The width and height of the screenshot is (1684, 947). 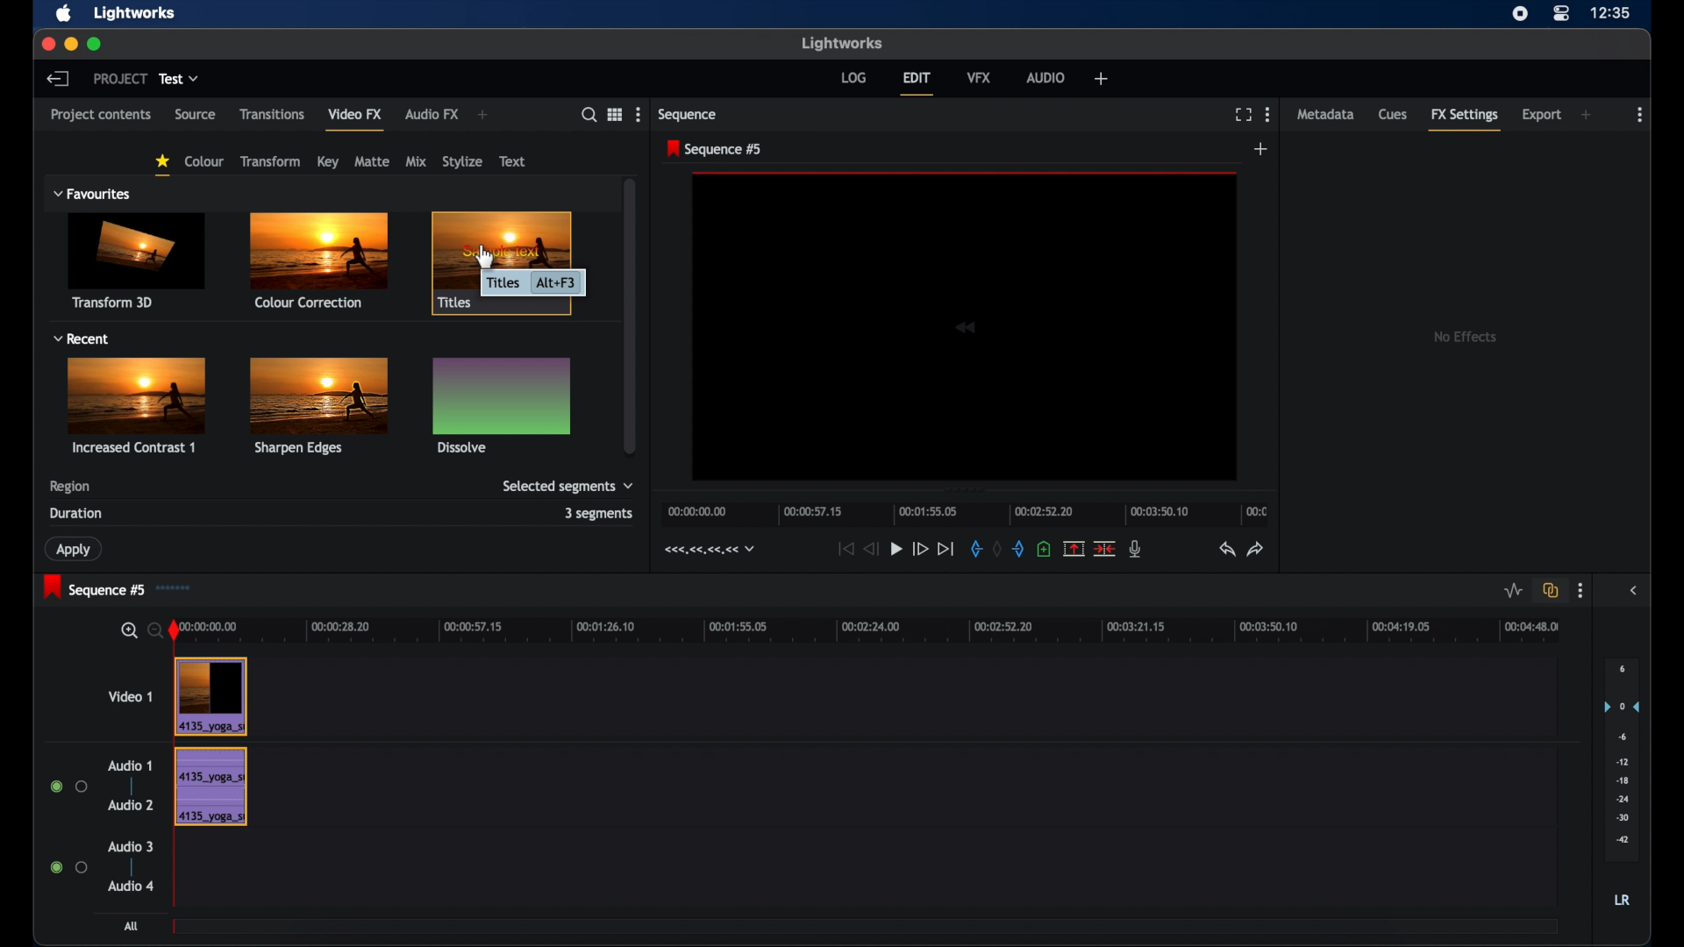 I want to click on sequence 5, so click(x=94, y=587).